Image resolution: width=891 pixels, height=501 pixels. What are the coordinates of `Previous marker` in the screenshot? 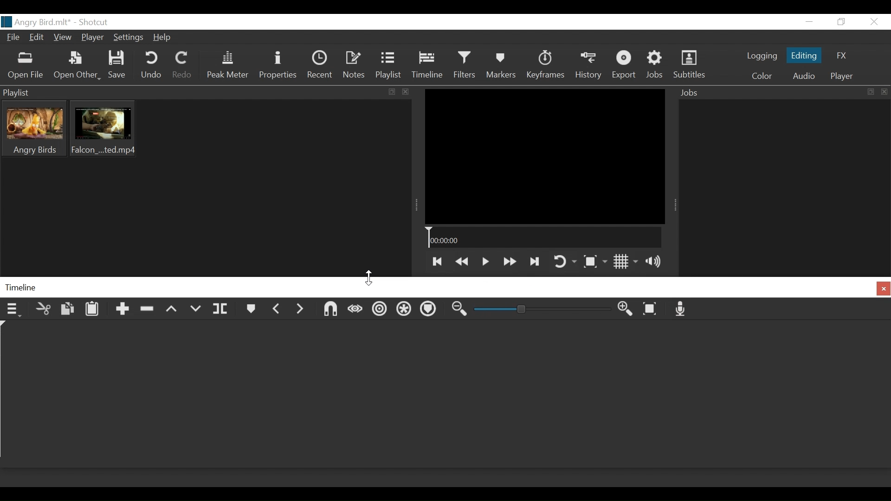 It's located at (278, 311).